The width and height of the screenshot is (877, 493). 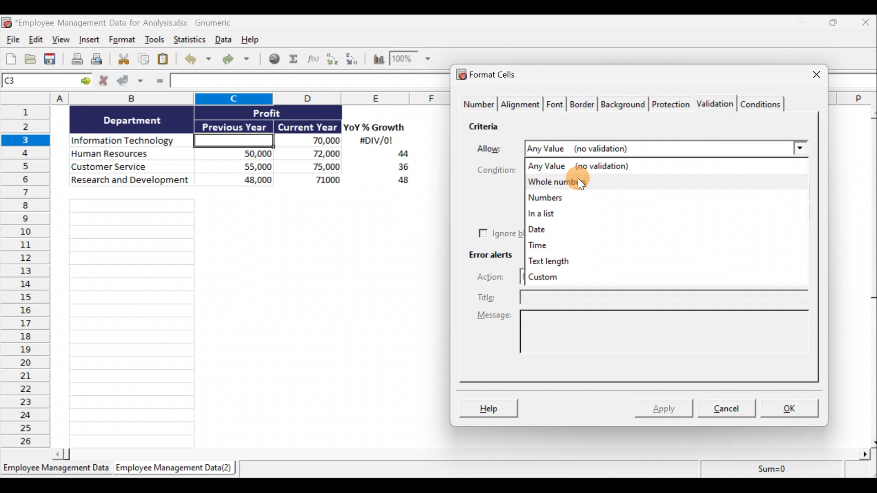 I want to click on Go to, so click(x=85, y=81).